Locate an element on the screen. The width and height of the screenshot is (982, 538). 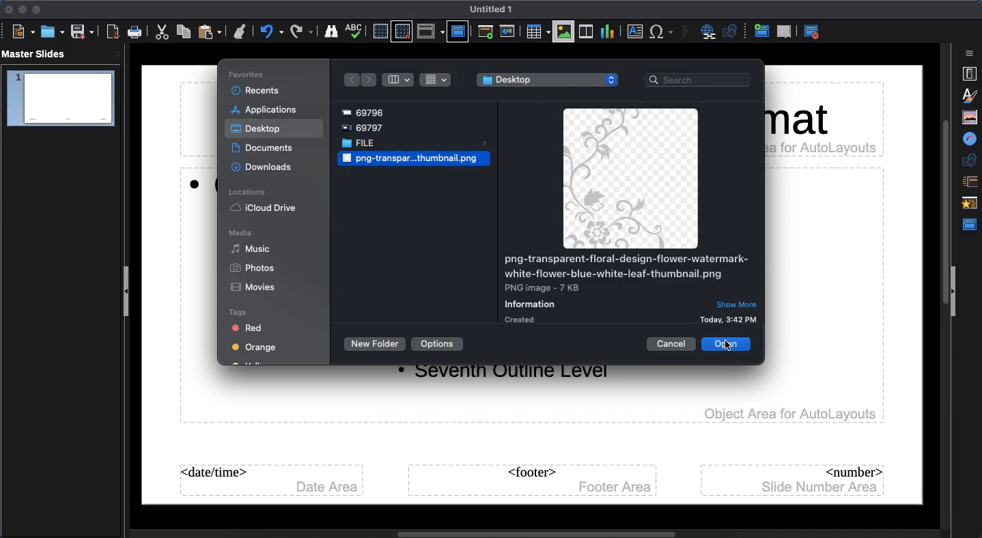
Display grid is located at coordinates (379, 31).